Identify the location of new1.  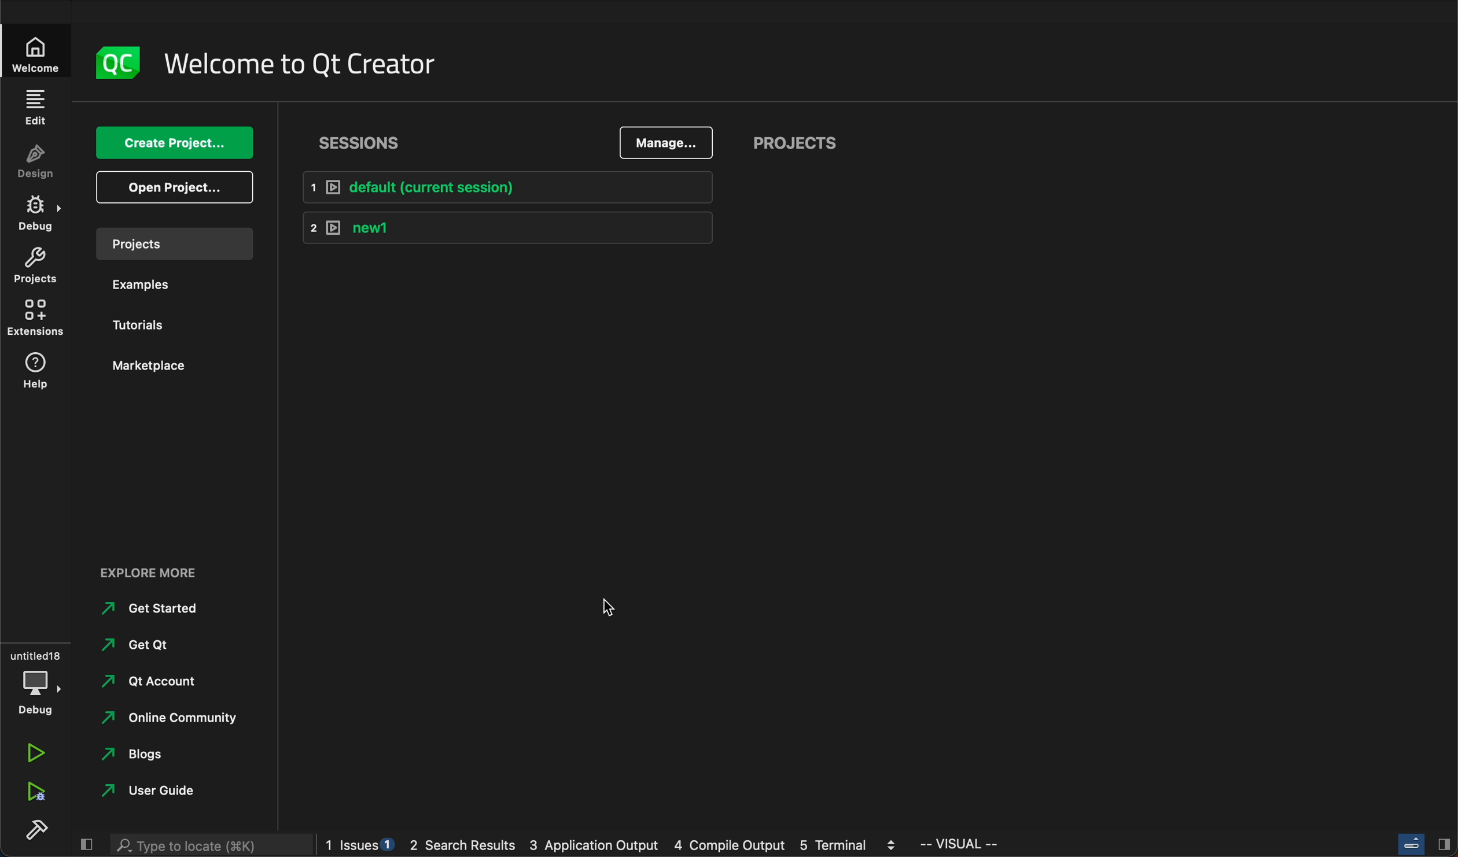
(513, 228).